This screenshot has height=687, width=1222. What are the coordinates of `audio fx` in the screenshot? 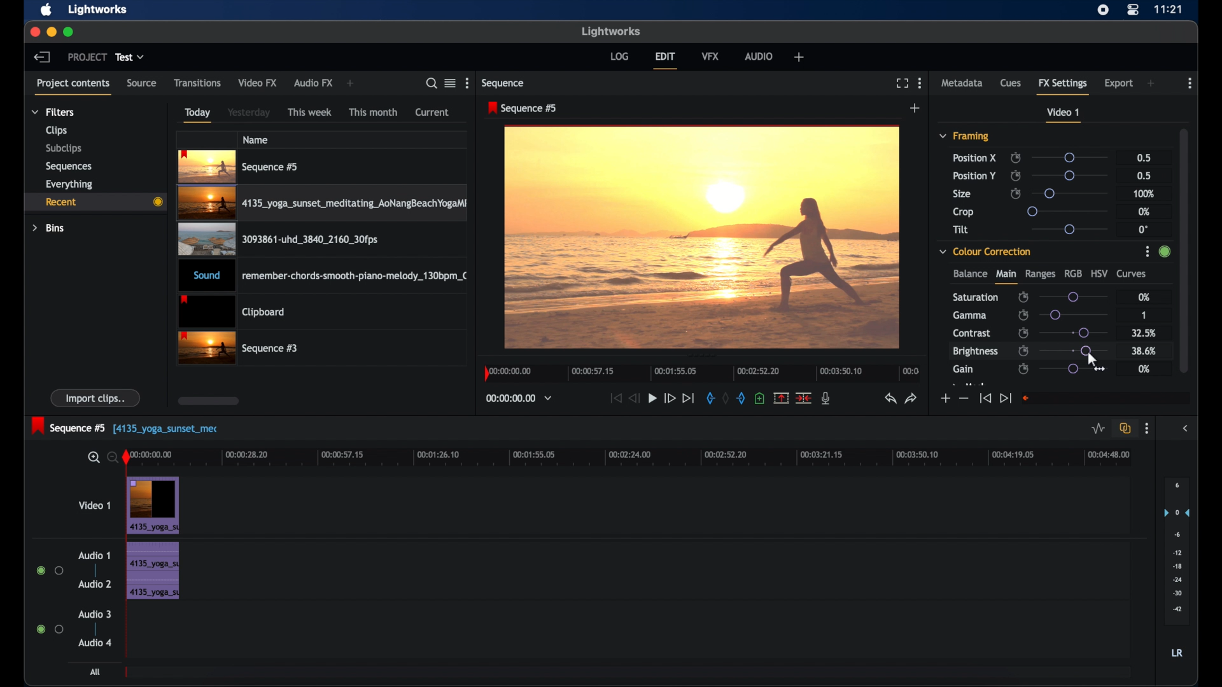 It's located at (313, 83).